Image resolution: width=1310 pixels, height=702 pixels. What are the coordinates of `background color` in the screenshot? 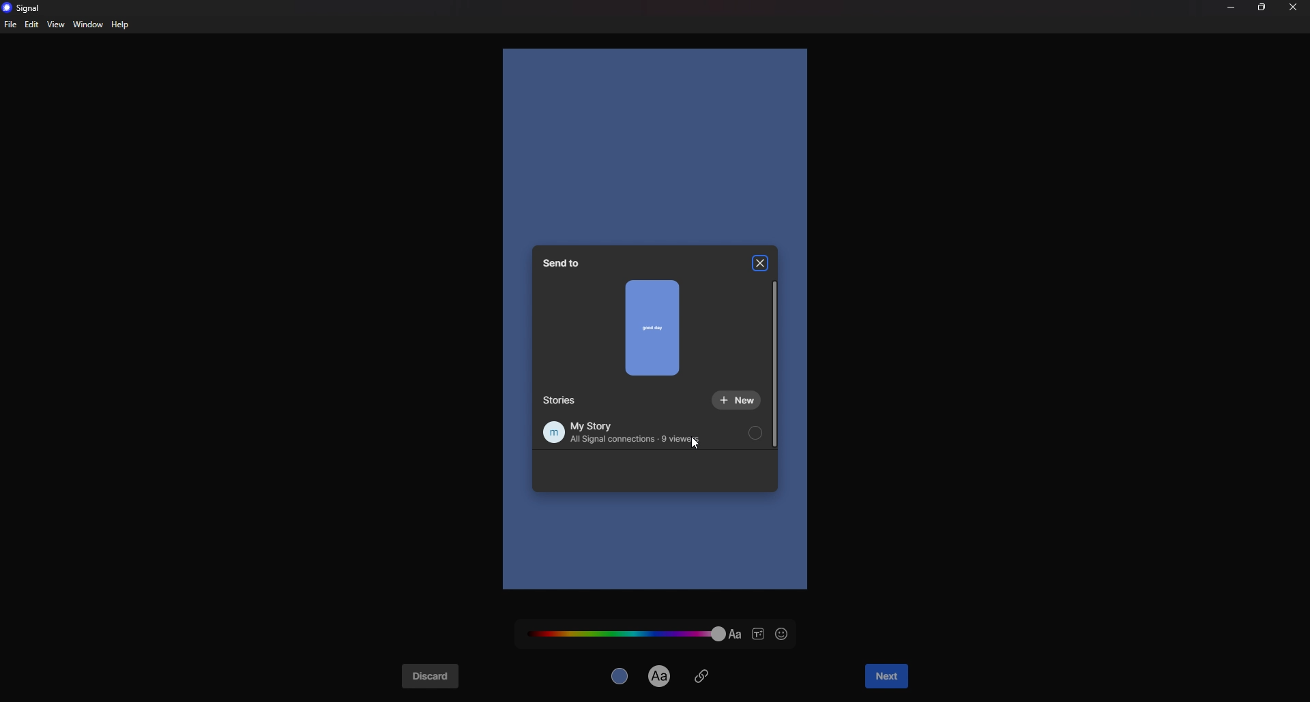 It's located at (622, 675).